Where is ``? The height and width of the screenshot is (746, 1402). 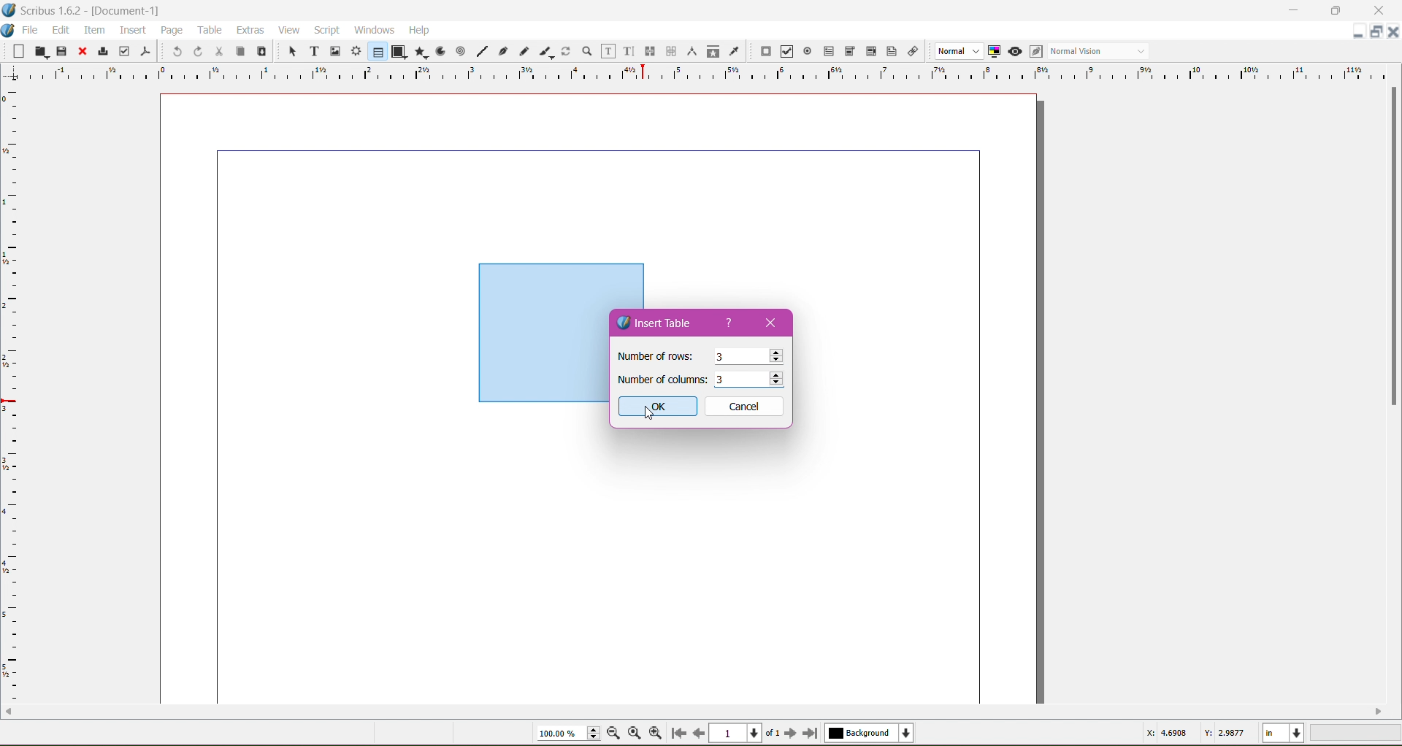  is located at coordinates (326, 29).